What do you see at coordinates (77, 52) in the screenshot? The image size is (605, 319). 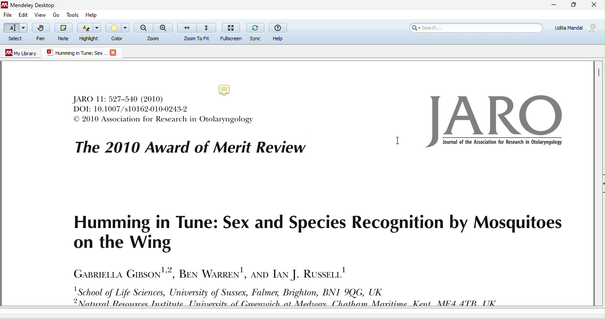 I see `humming in true.sex` at bounding box center [77, 52].